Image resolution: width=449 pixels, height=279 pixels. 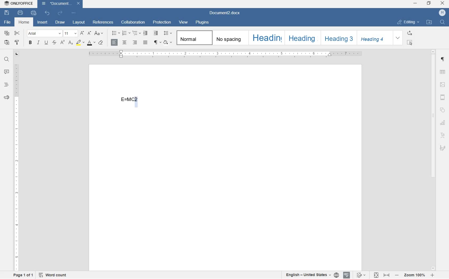 I want to click on shape, so click(x=443, y=110).